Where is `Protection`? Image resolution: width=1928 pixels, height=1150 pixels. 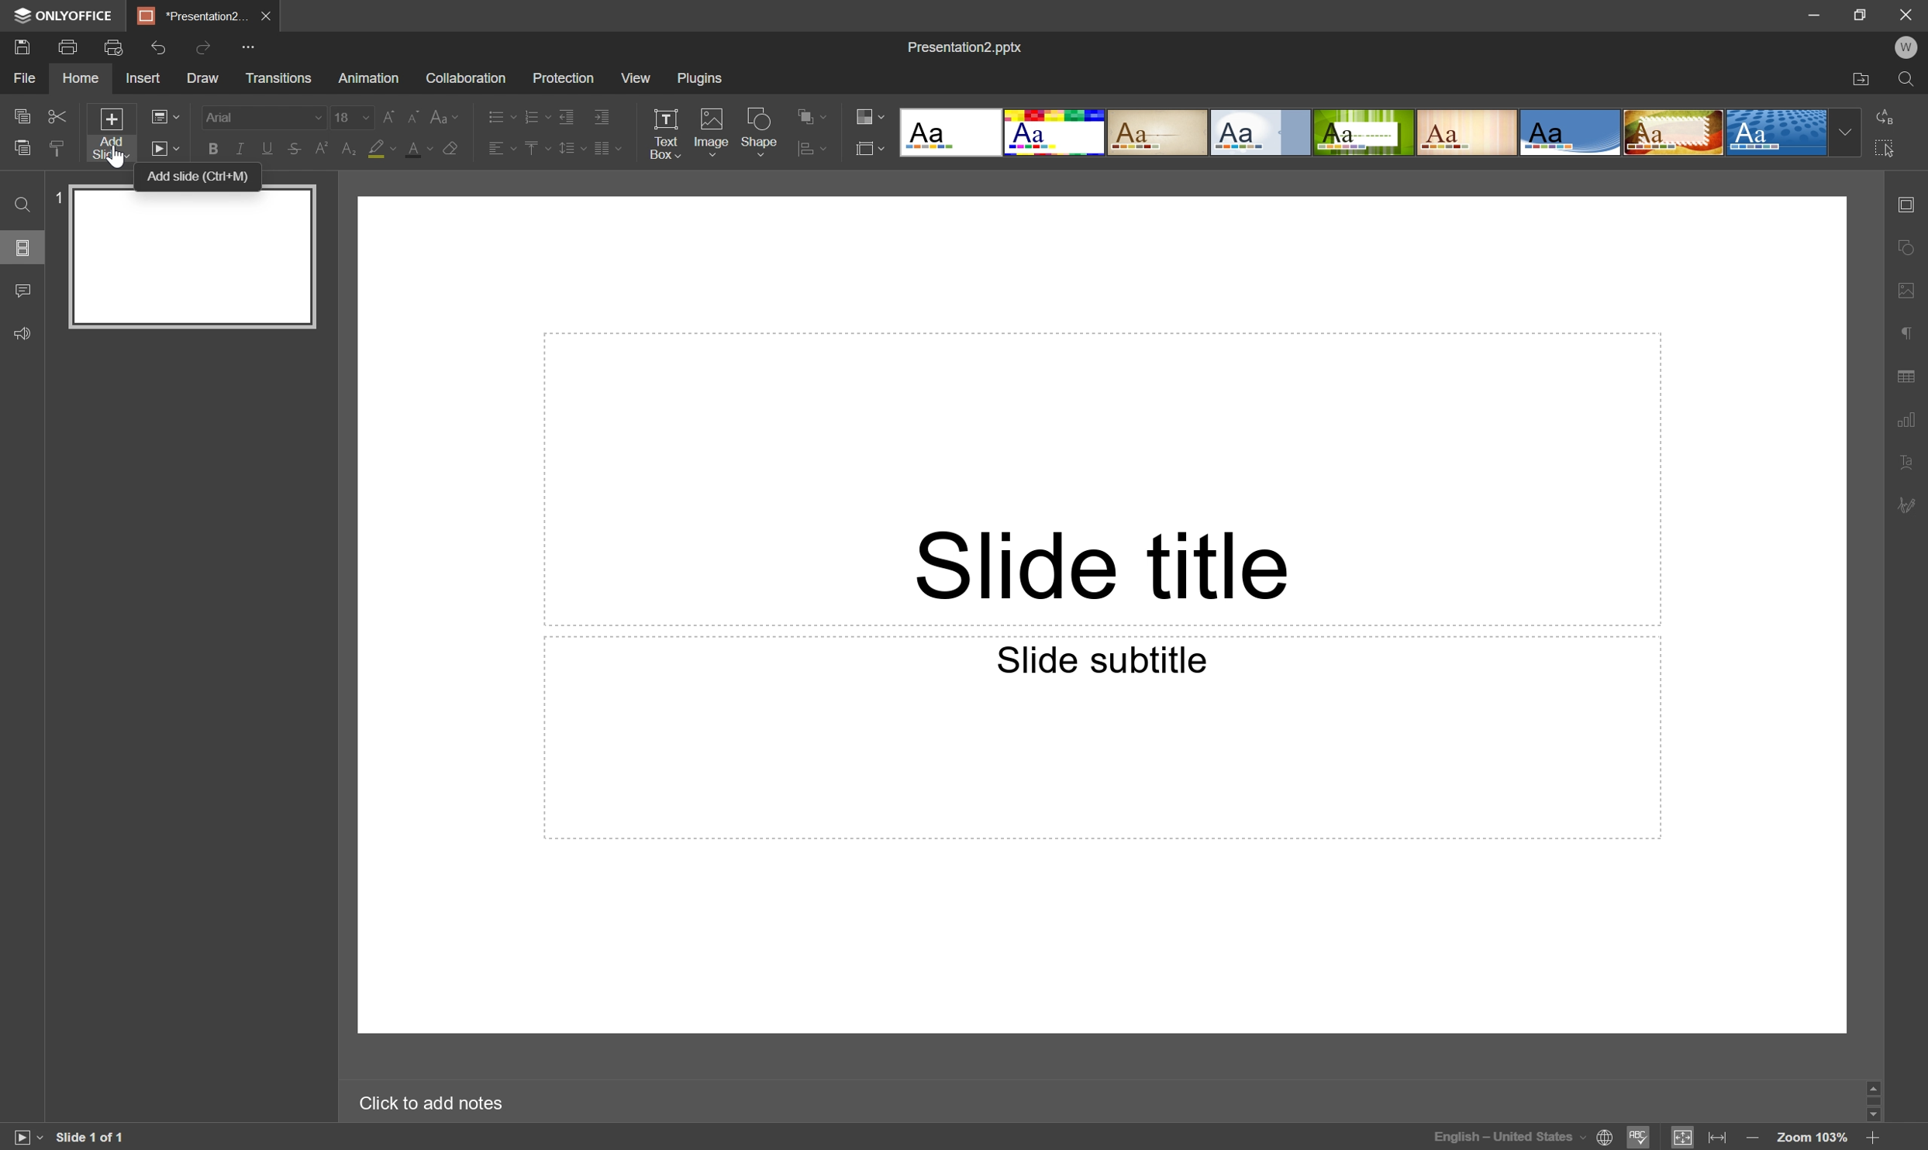
Protection is located at coordinates (560, 77).